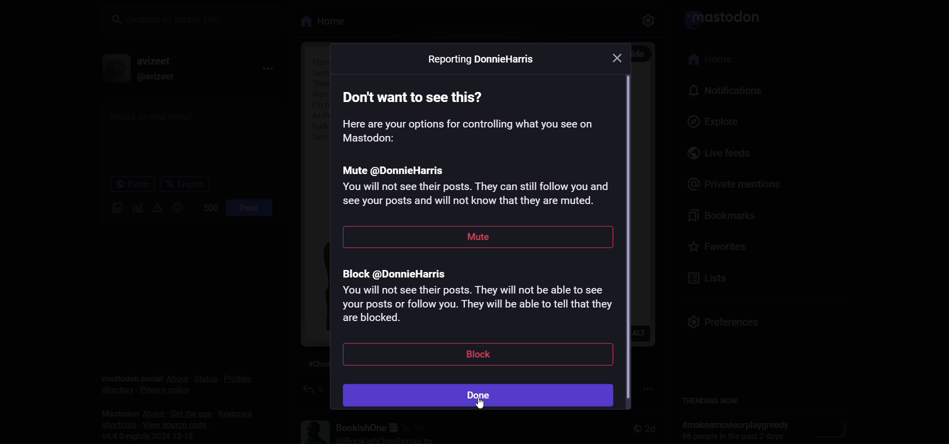  I want to click on mastodon social, so click(129, 371).